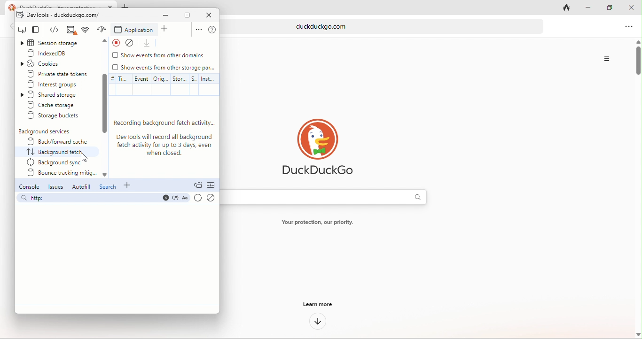 Image resolution: width=642 pixels, height=339 pixels. I want to click on doc quick view, so click(198, 185).